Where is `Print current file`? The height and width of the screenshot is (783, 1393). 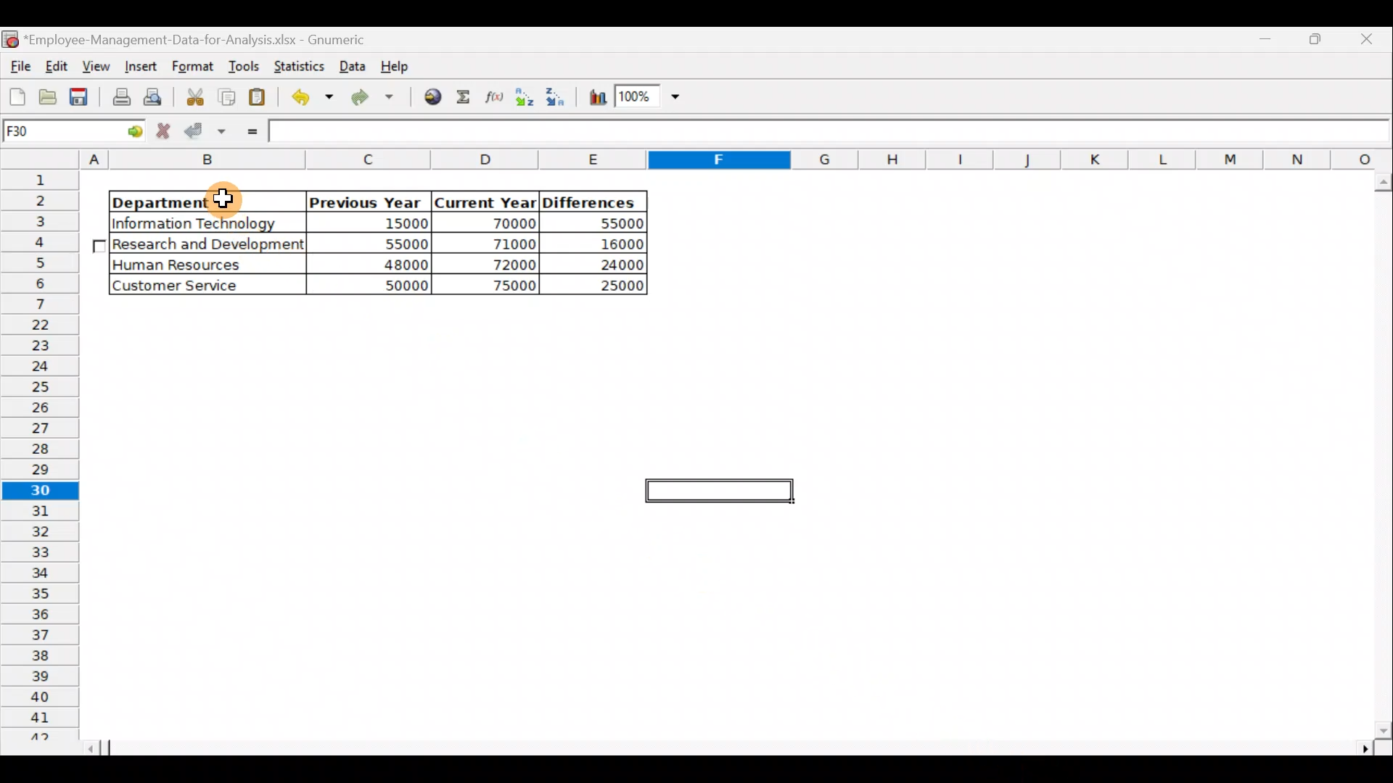 Print current file is located at coordinates (119, 99).